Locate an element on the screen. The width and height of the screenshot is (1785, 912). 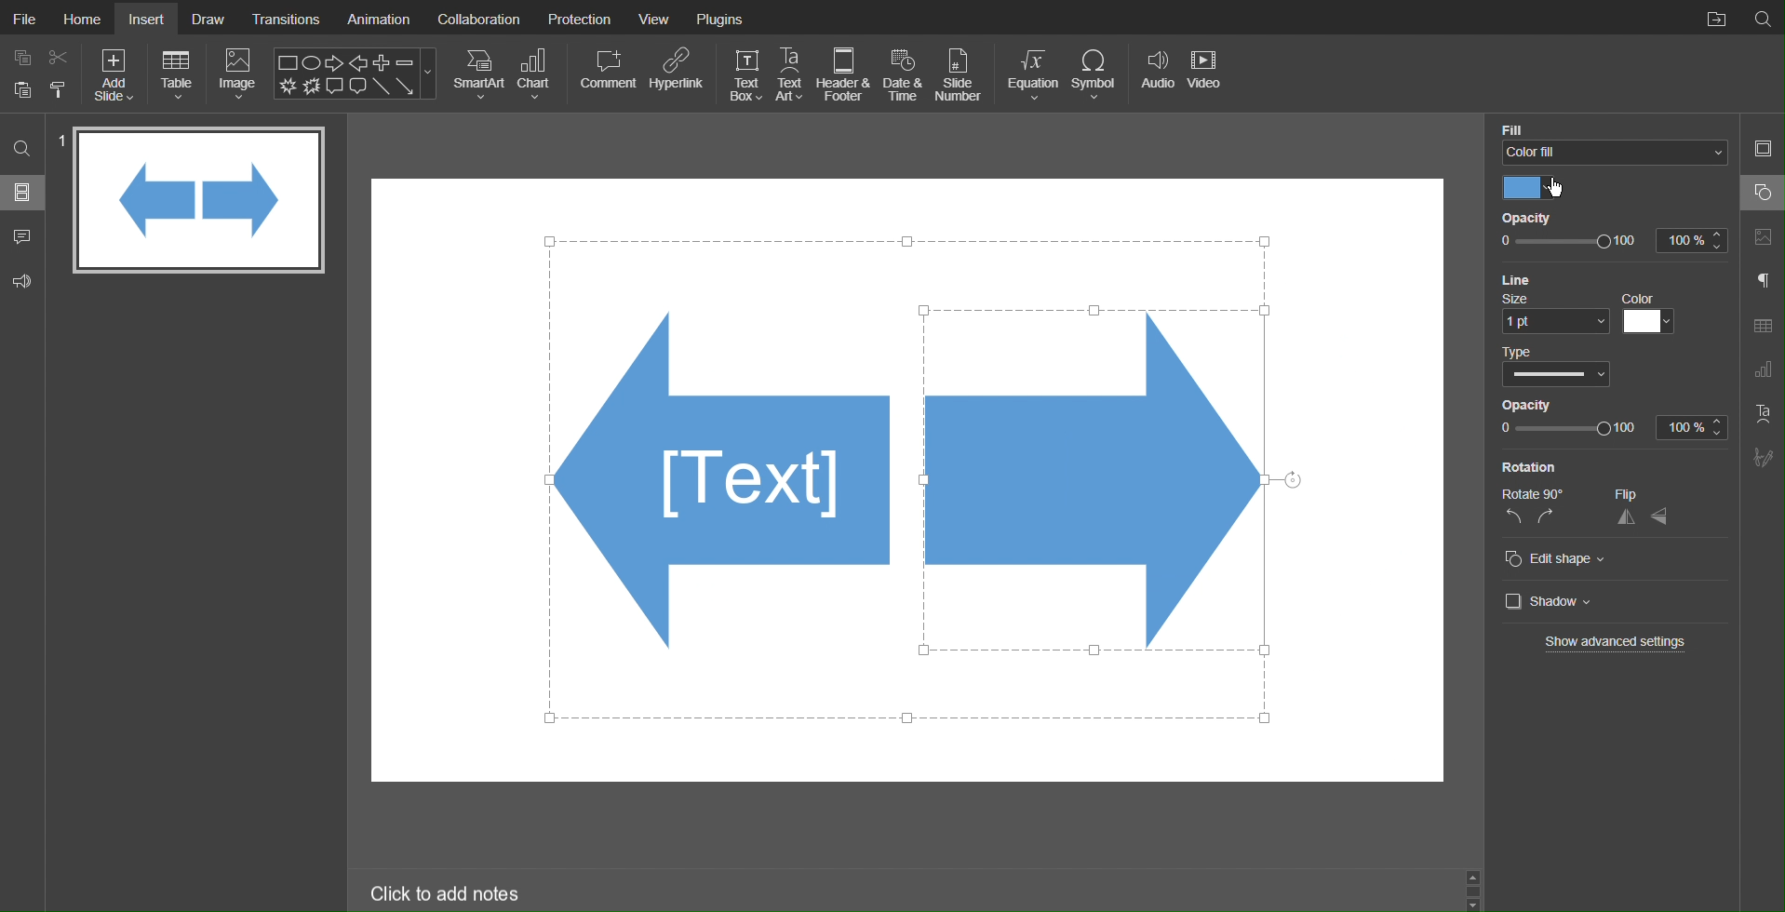
Edit Shape is located at coordinates (1566, 559).